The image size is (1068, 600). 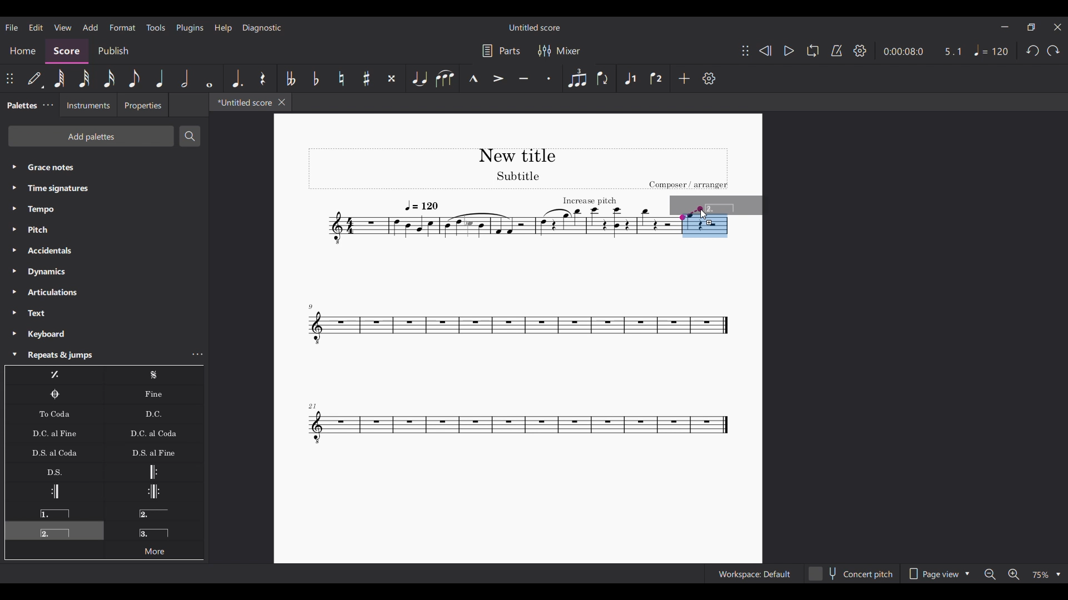 I want to click on Zoom out, so click(x=991, y=574).